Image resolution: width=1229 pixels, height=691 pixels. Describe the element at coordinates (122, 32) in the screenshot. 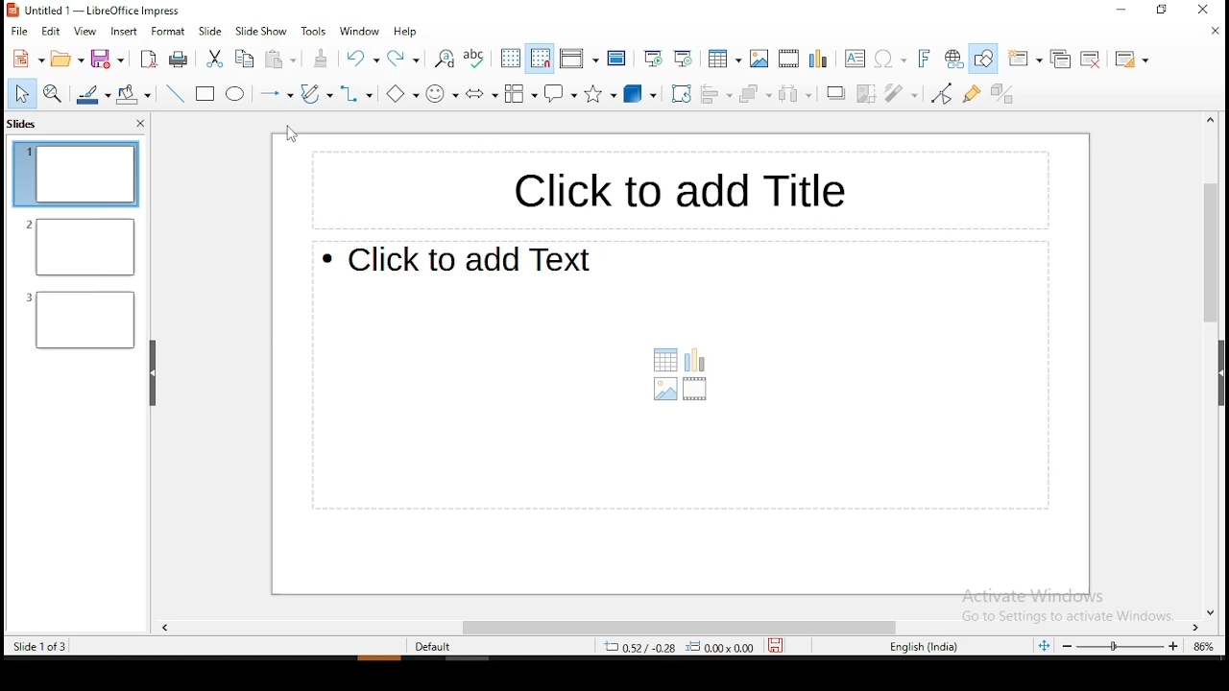

I see `insert` at that location.